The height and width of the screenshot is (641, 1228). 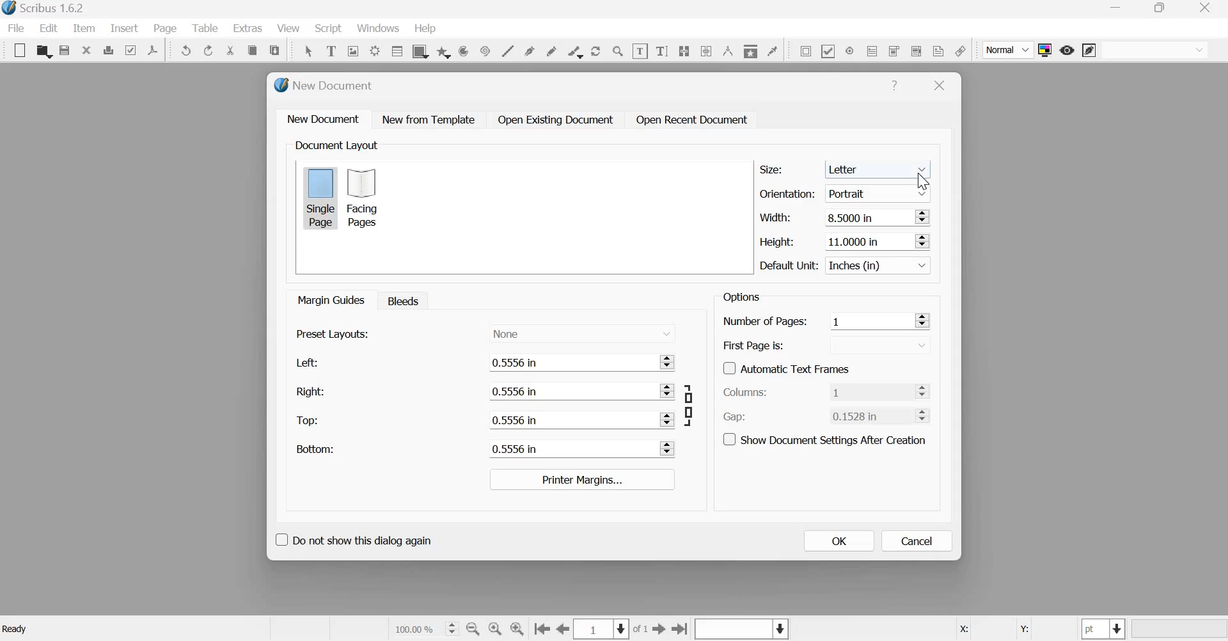 What do you see at coordinates (693, 120) in the screenshot?
I see `Open Recent Document` at bounding box center [693, 120].